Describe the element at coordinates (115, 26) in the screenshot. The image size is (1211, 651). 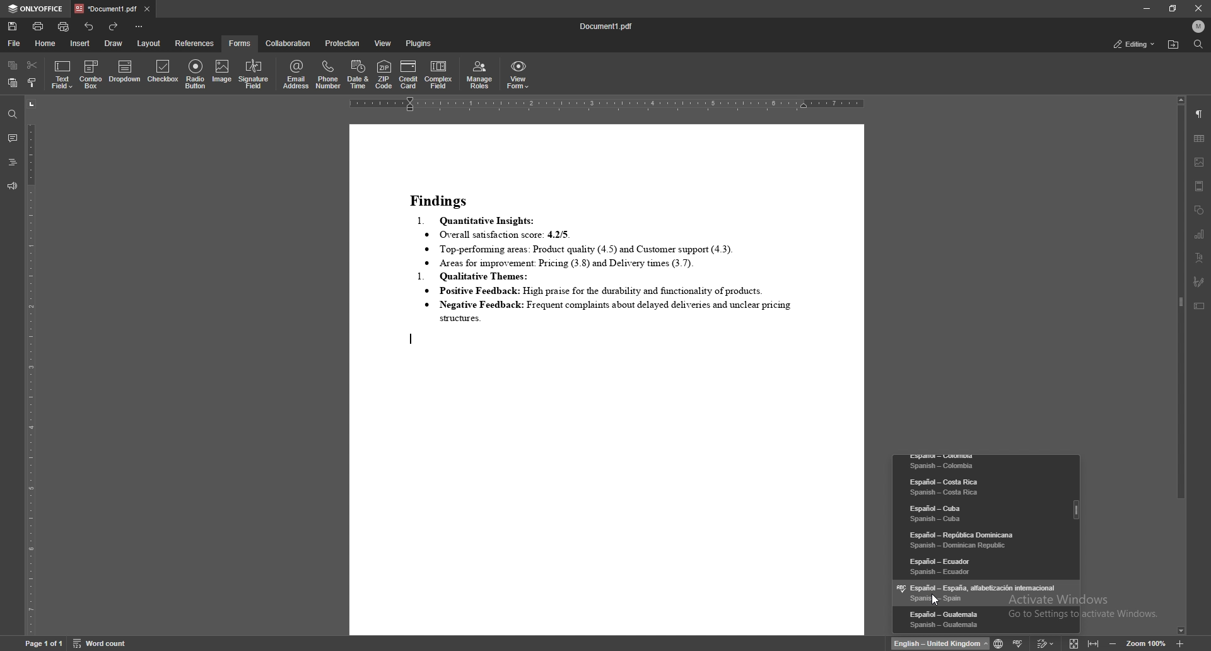
I see `redo` at that location.